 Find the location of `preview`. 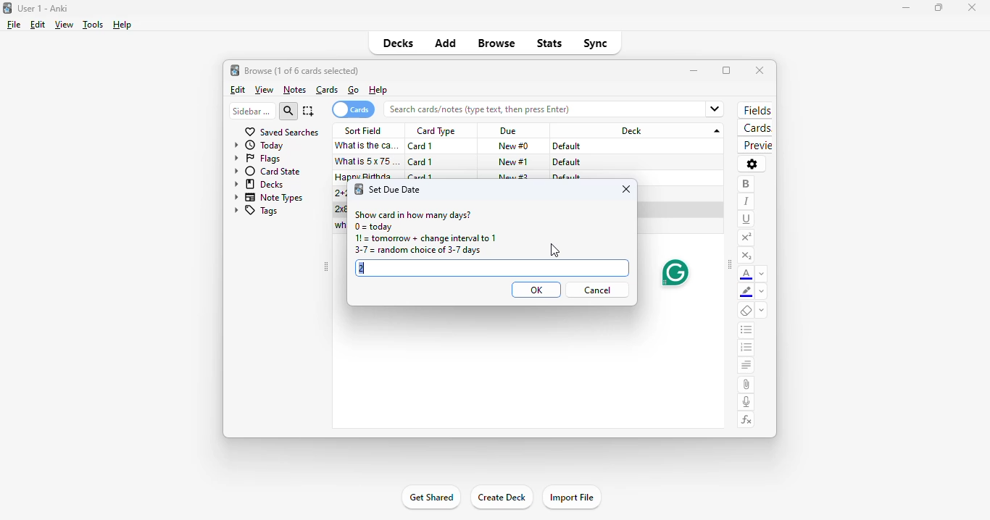

preview is located at coordinates (755, 146).